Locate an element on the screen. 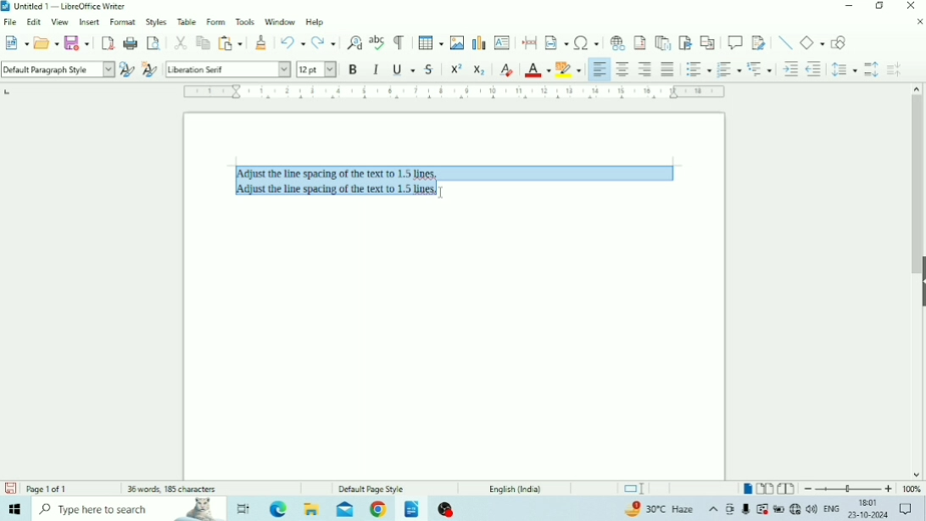 The image size is (926, 521). Help is located at coordinates (315, 22).